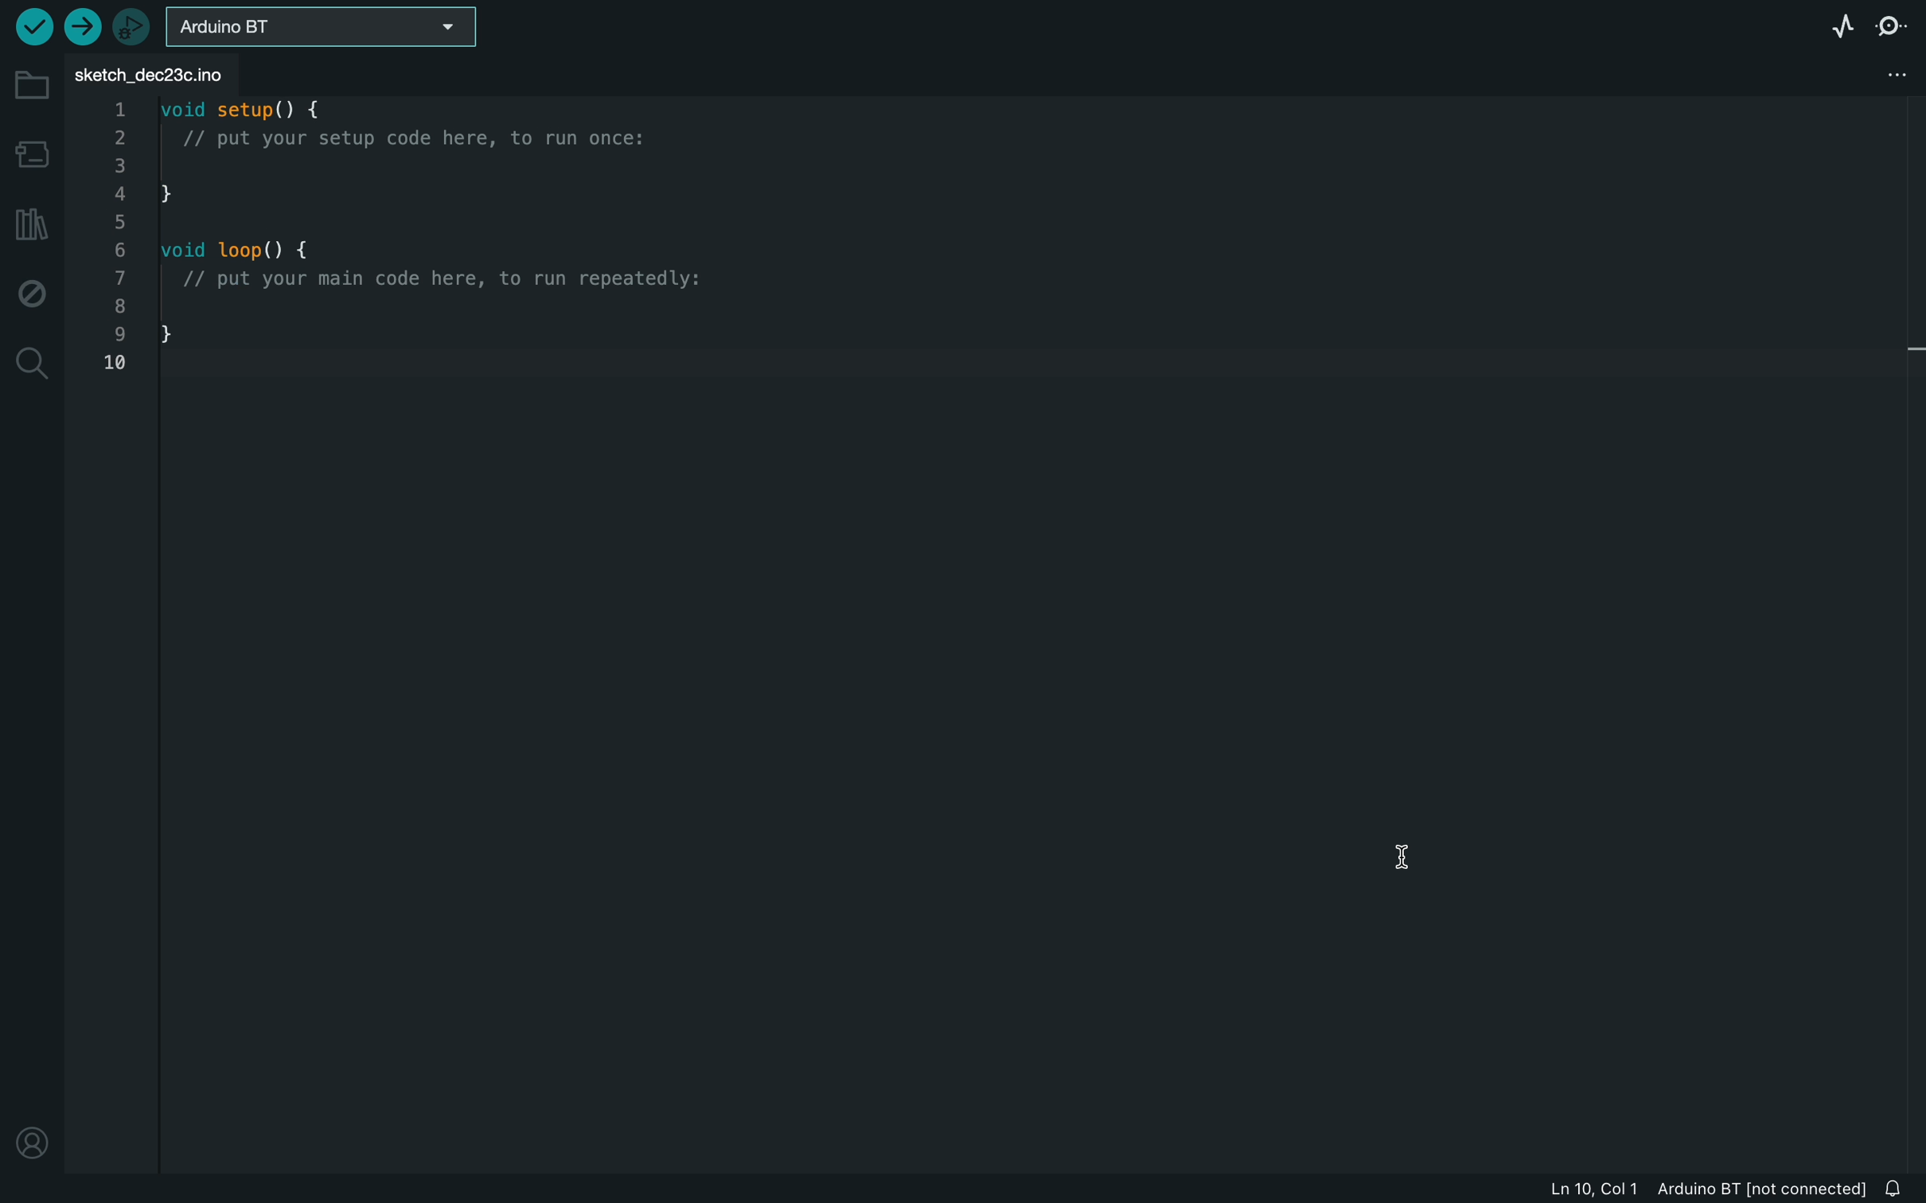 This screenshot has height=1203, width=1926. Describe the element at coordinates (326, 24) in the screenshot. I see `board selecter` at that location.